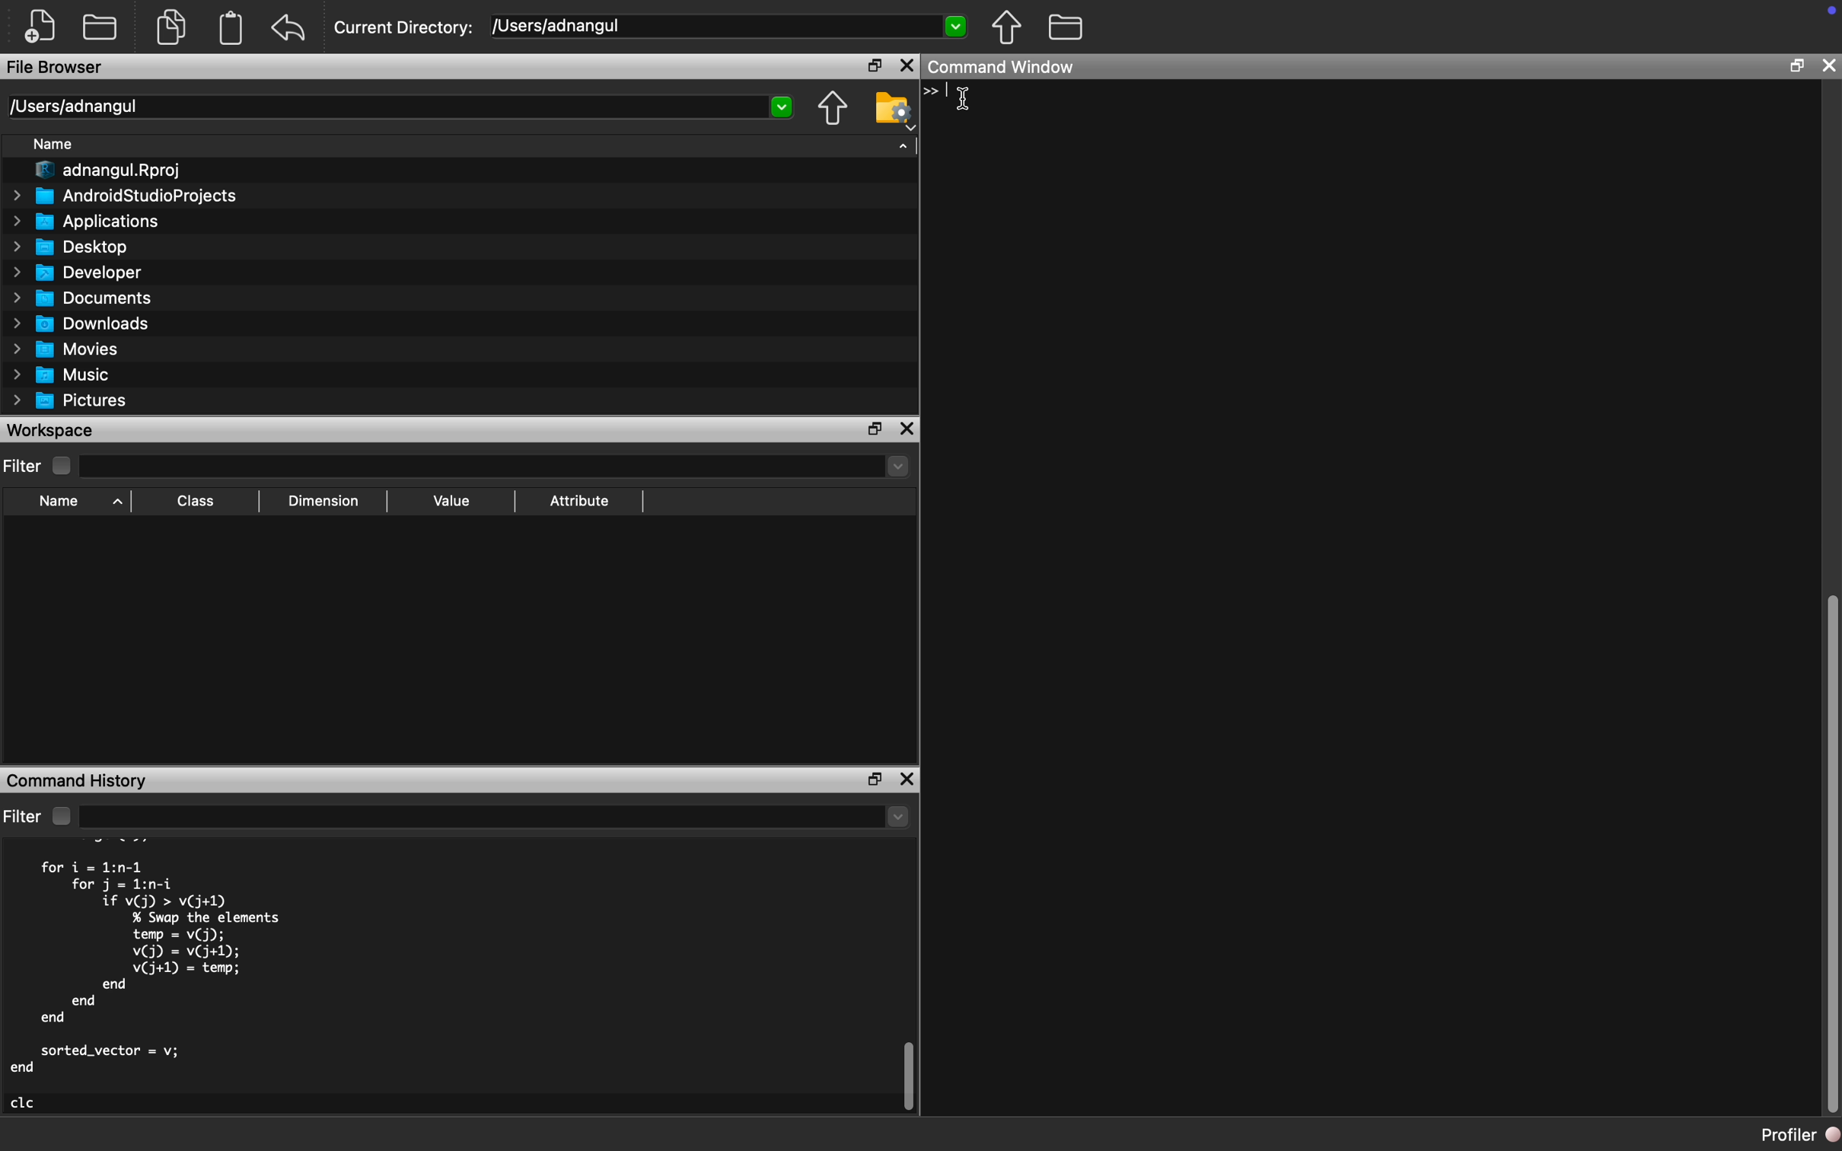 The image size is (1842, 1151). Describe the element at coordinates (61, 815) in the screenshot. I see `Checkbox` at that location.